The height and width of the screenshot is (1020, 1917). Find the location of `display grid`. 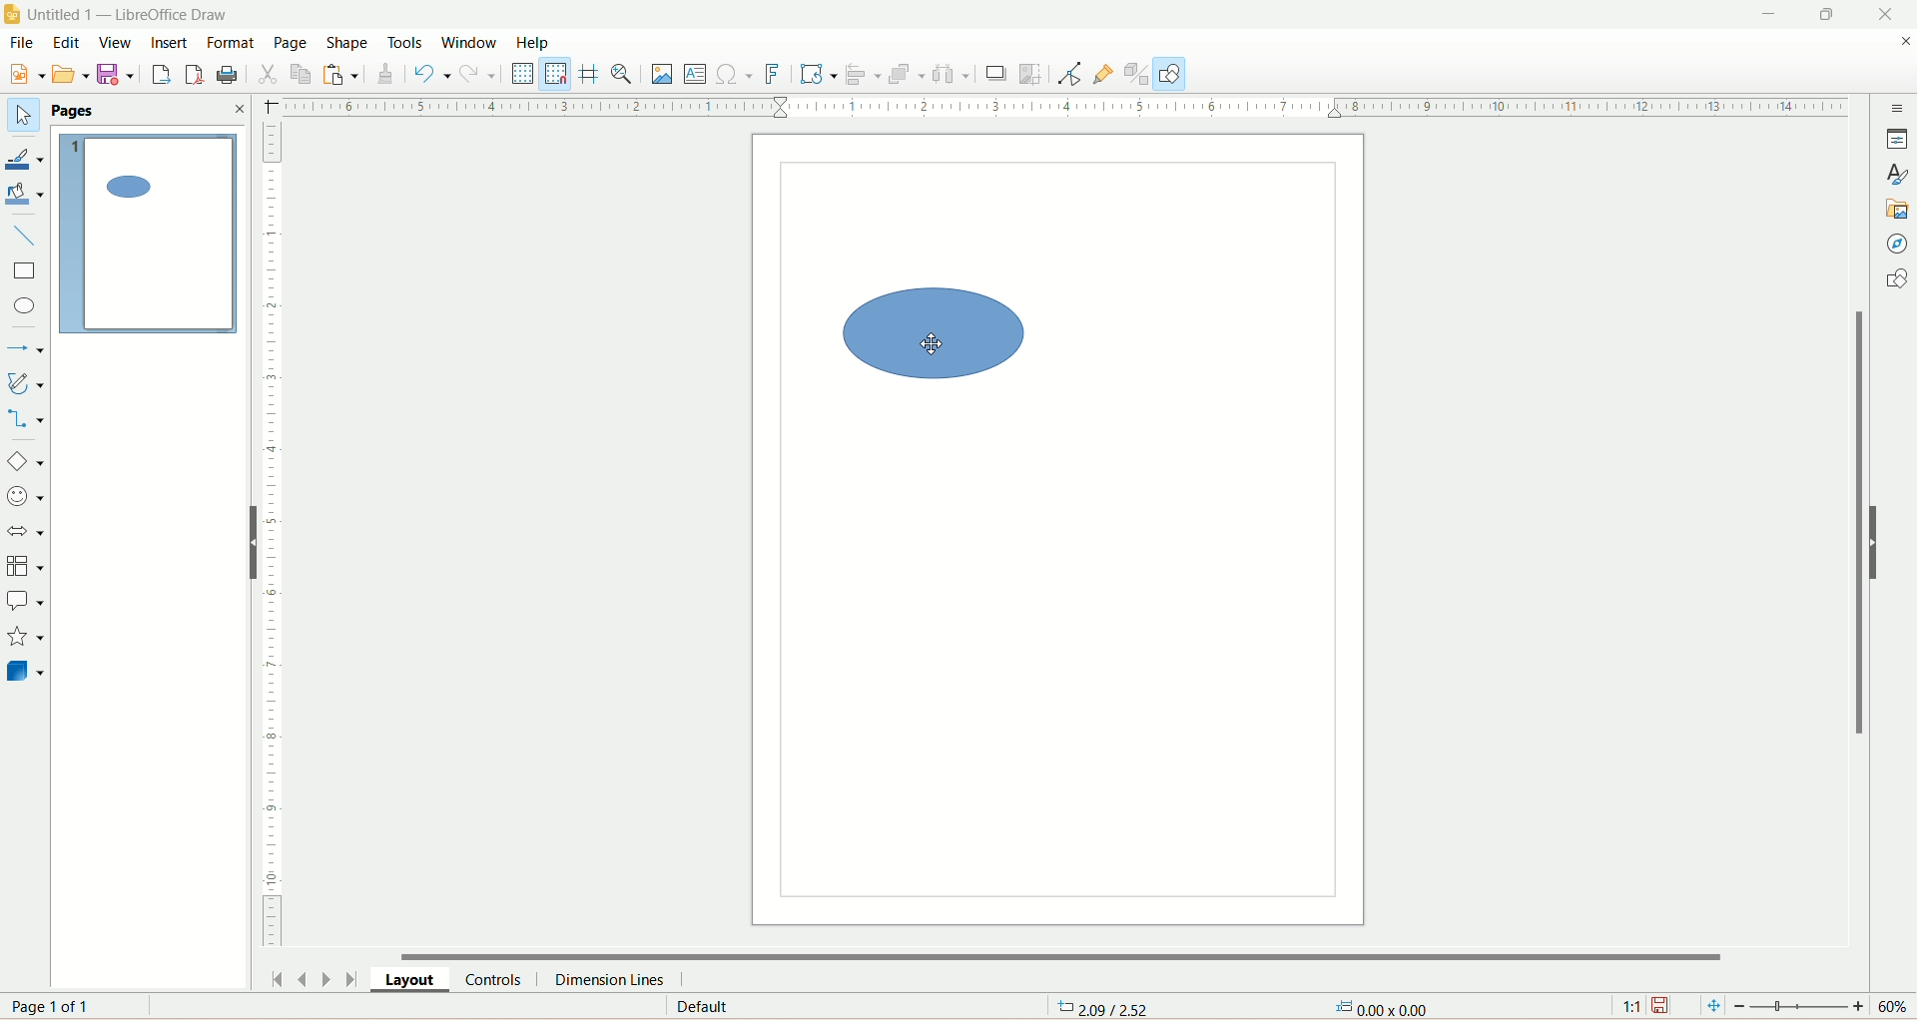

display grid is located at coordinates (523, 74).